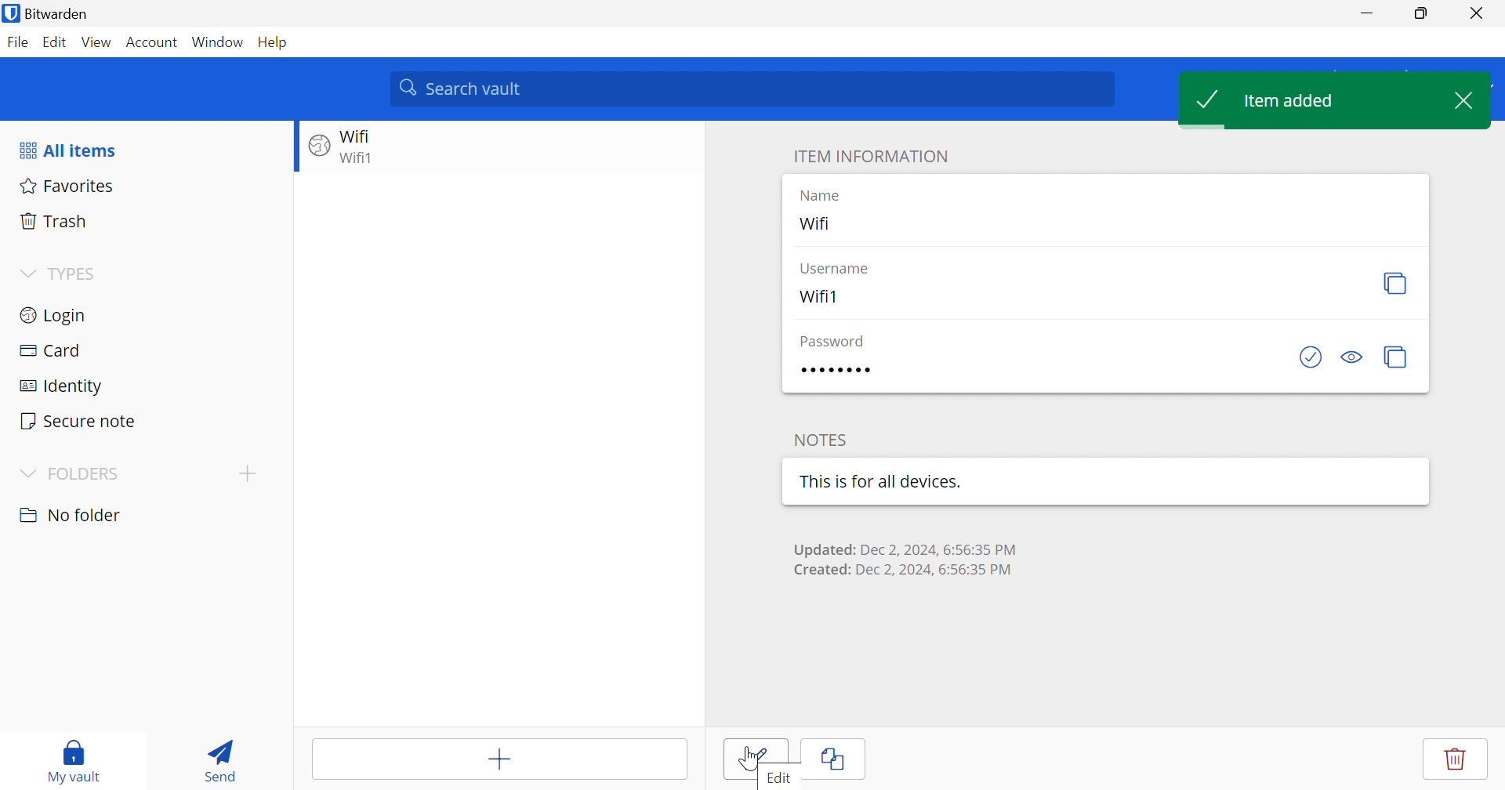  What do you see at coordinates (1422, 13) in the screenshot?
I see `Restore Down` at bounding box center [1422, 13].